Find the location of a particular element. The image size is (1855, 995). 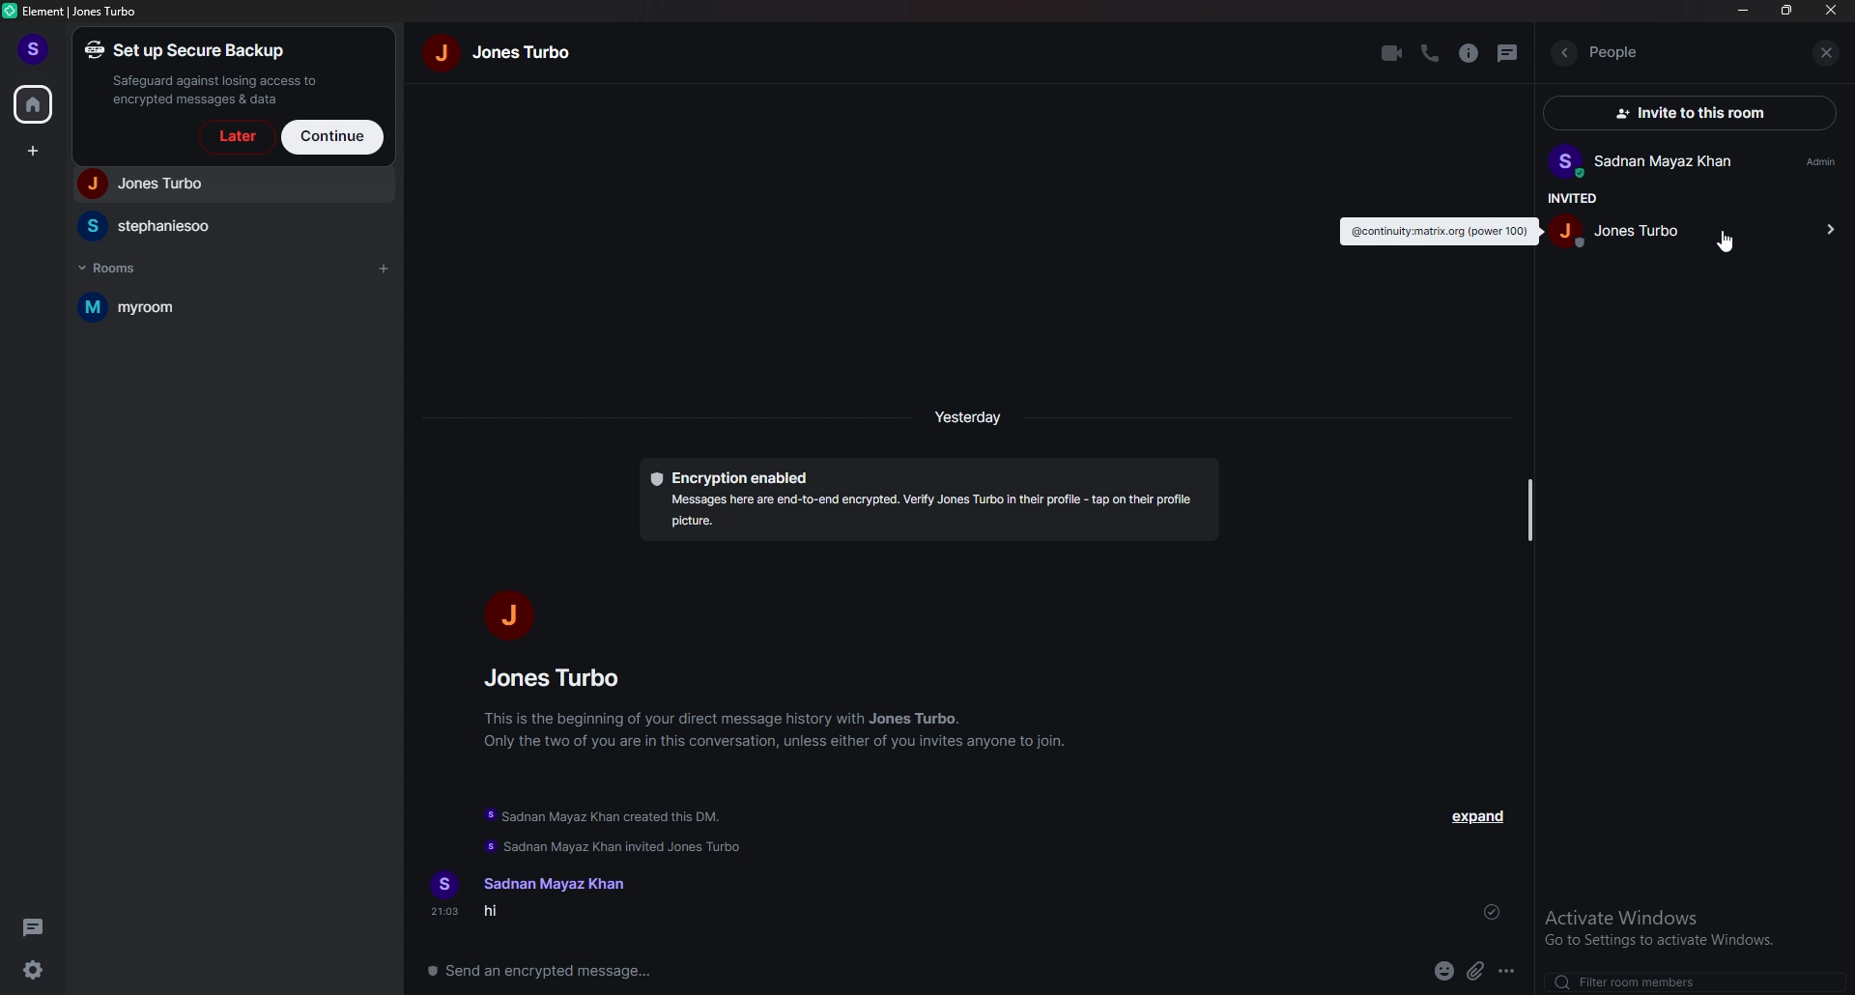

close info pane is located at coordinates (1829, 54).